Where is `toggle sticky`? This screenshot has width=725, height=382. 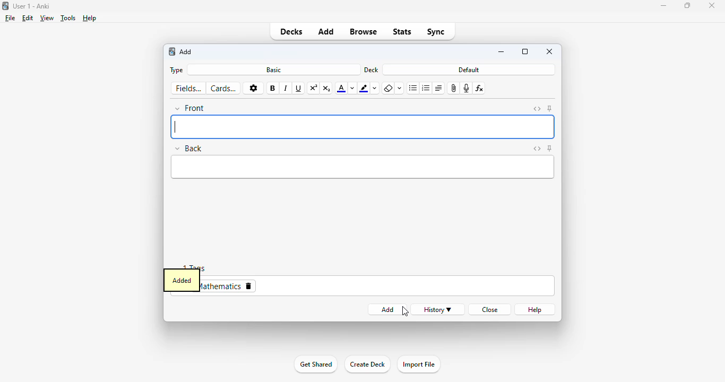
toggle sticky is located at coordinates (550, 148).